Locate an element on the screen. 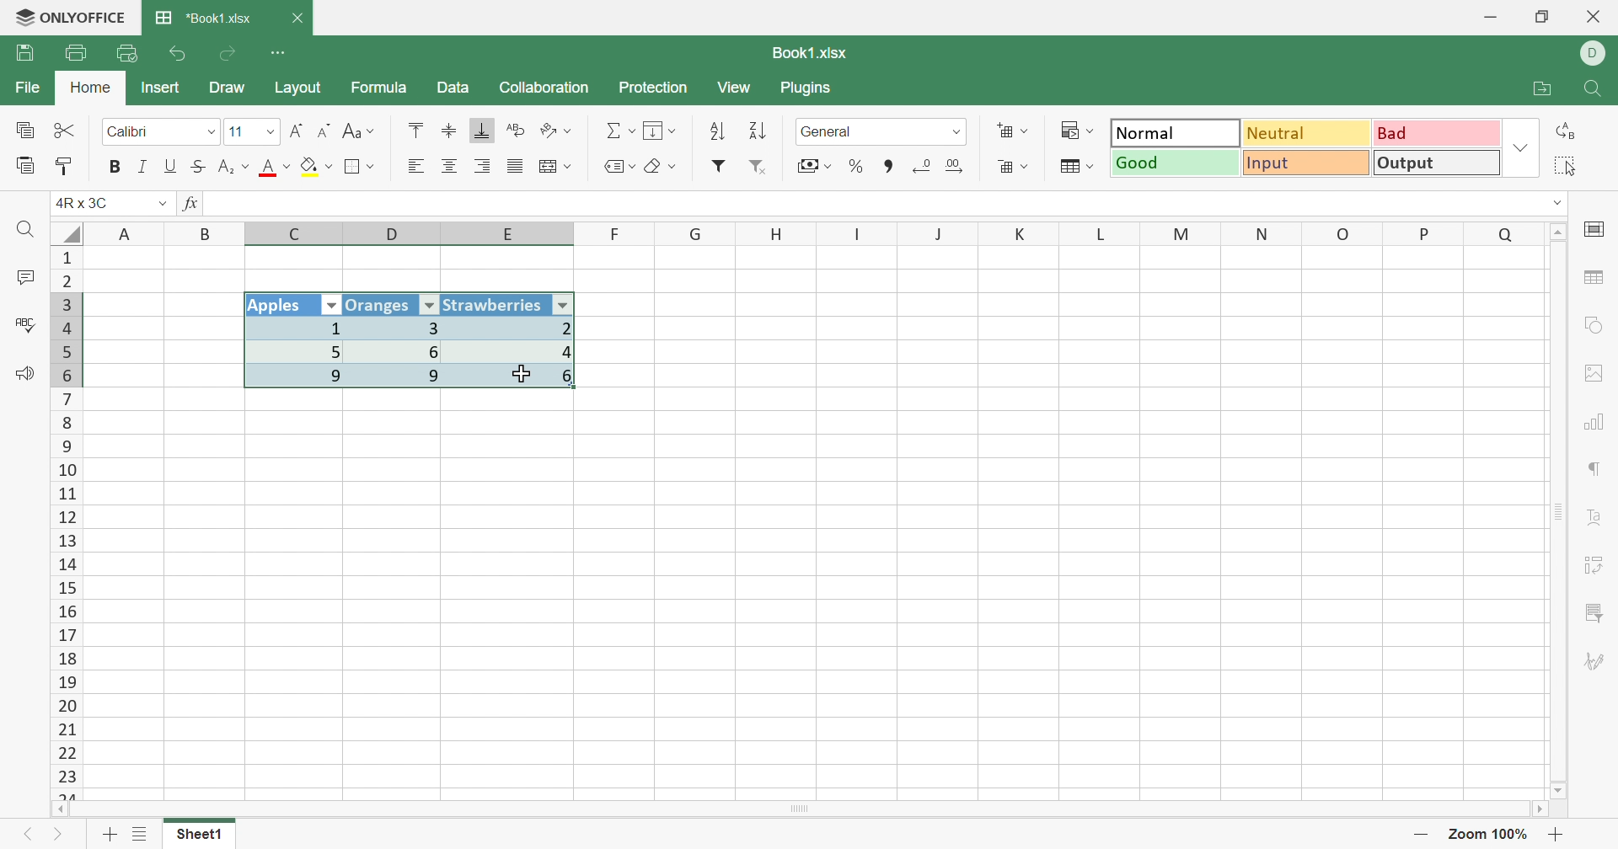 This screenshot has width=1618, height=849. Find is located at coordinates (1596, 90).